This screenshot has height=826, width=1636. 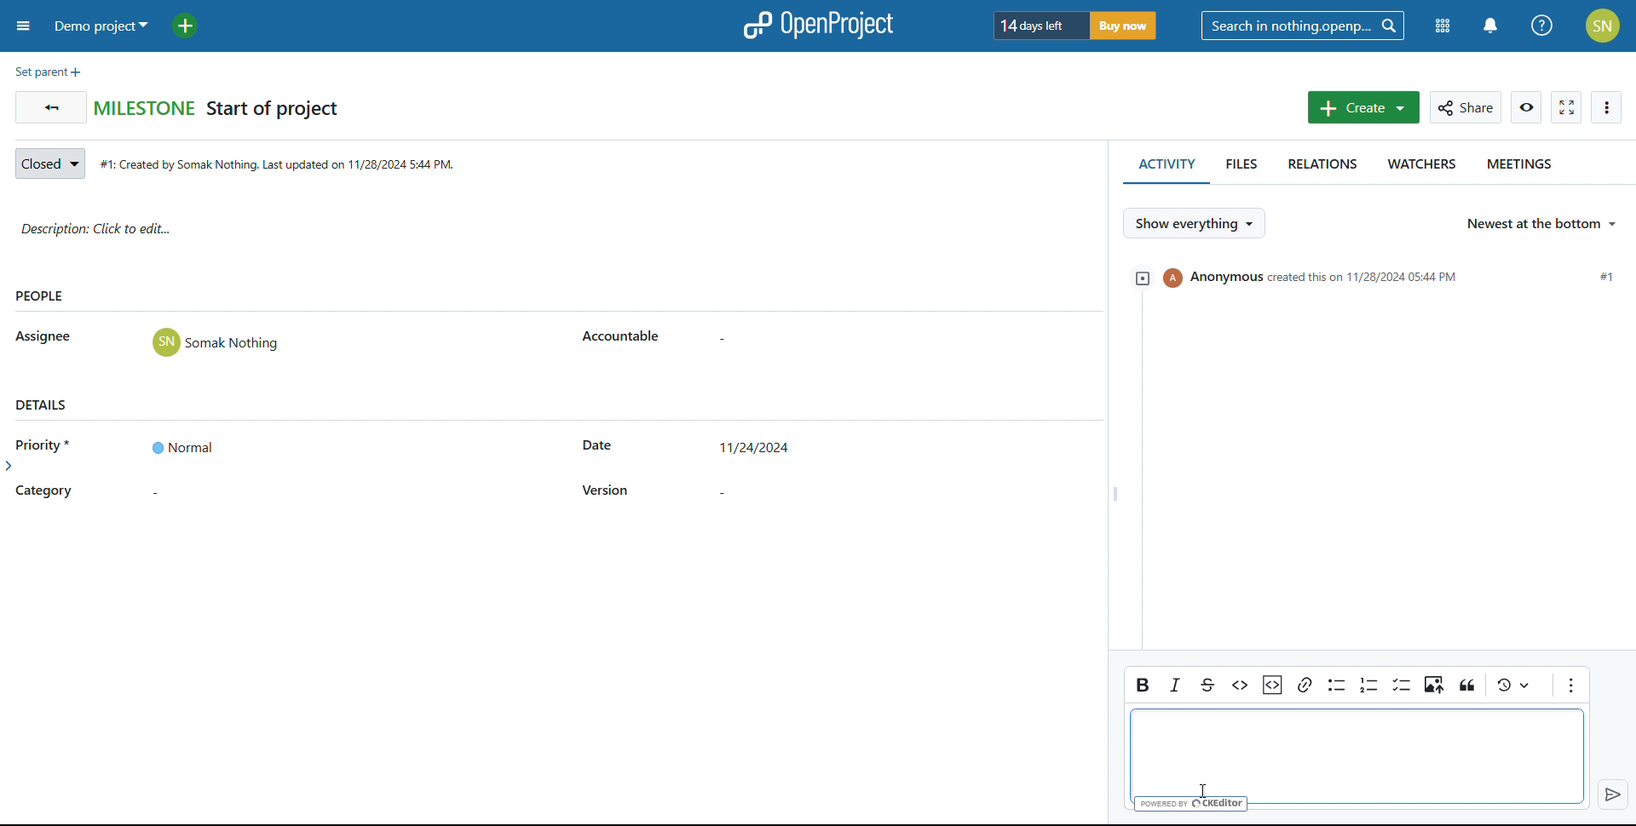 What do you see at coordinates (191, 26) in the screenshot?
I see `add project` at bounding box center [191, 26].